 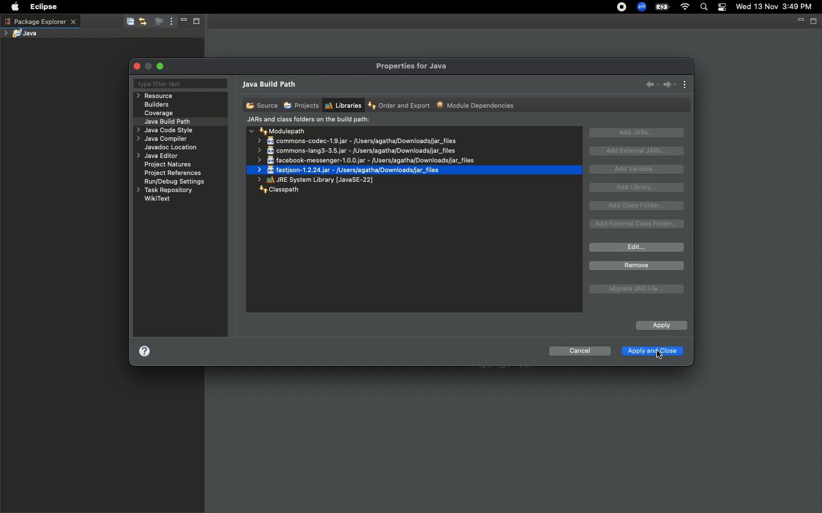 I want to click on Java code style, so click(x=163, y=131).